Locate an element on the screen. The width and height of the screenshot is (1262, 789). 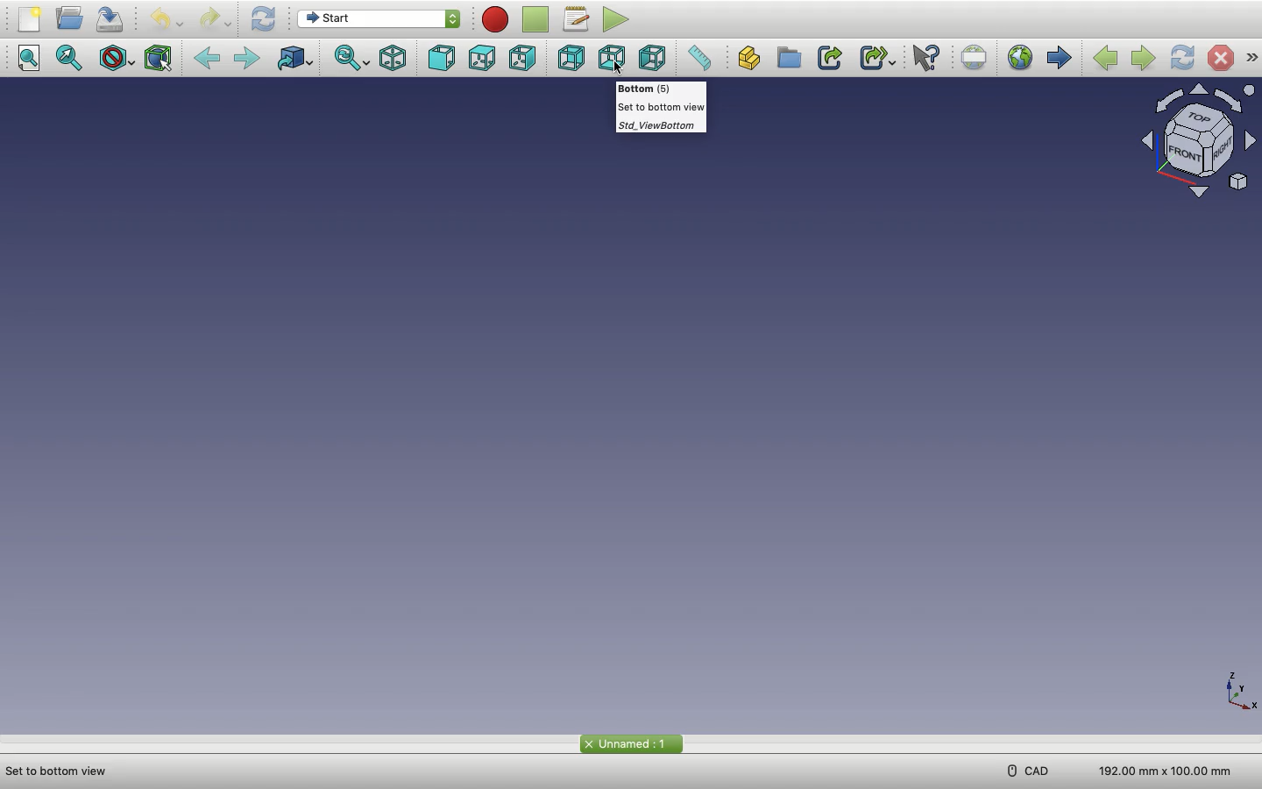
Start page is located at coordinates (1060, 59).